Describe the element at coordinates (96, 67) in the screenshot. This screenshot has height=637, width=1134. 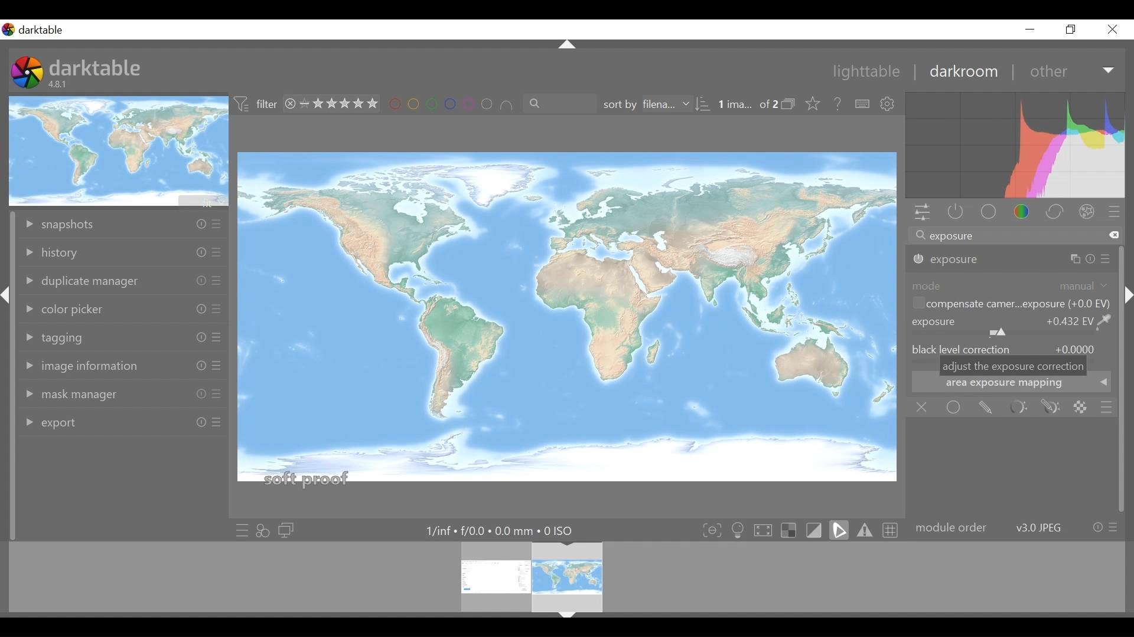
I see `darktable` at that location.